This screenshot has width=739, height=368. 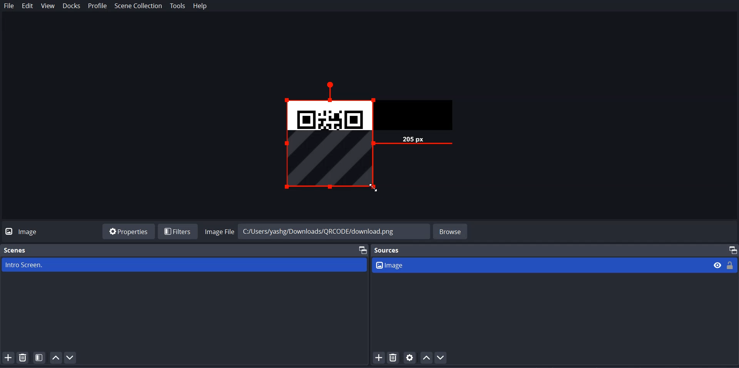 What do you see at coordinates (71, 358) in the screenshot?
I see `Move Scene Down ` at bounding box center [71, 358].